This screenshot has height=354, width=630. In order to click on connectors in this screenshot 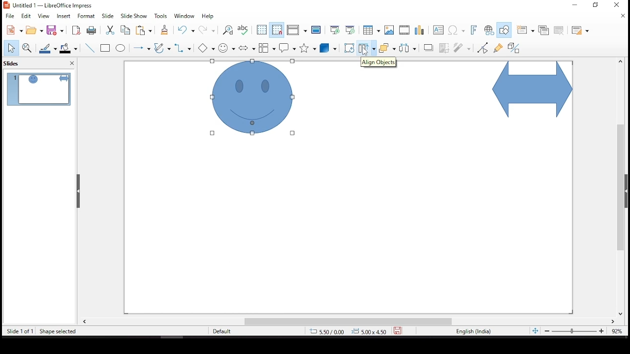, I will do `click(182, 48)`.